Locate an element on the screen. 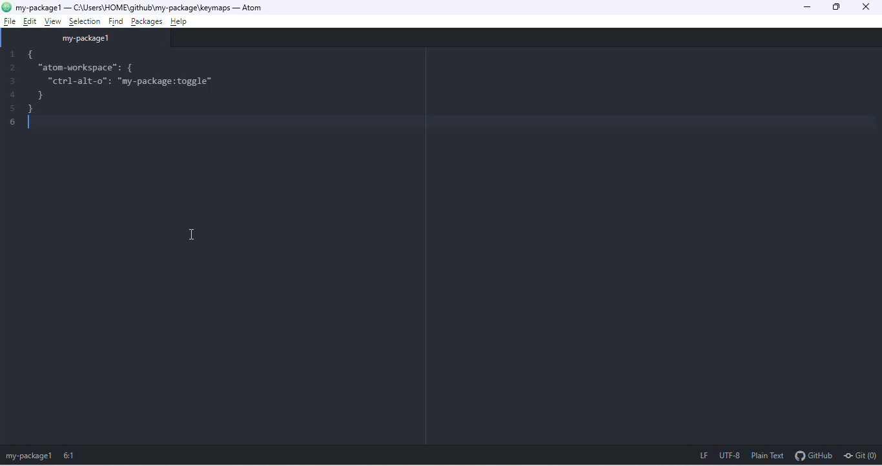 This screenshot has width=882, height=466. atom logo is located at coordinates (7, 8).